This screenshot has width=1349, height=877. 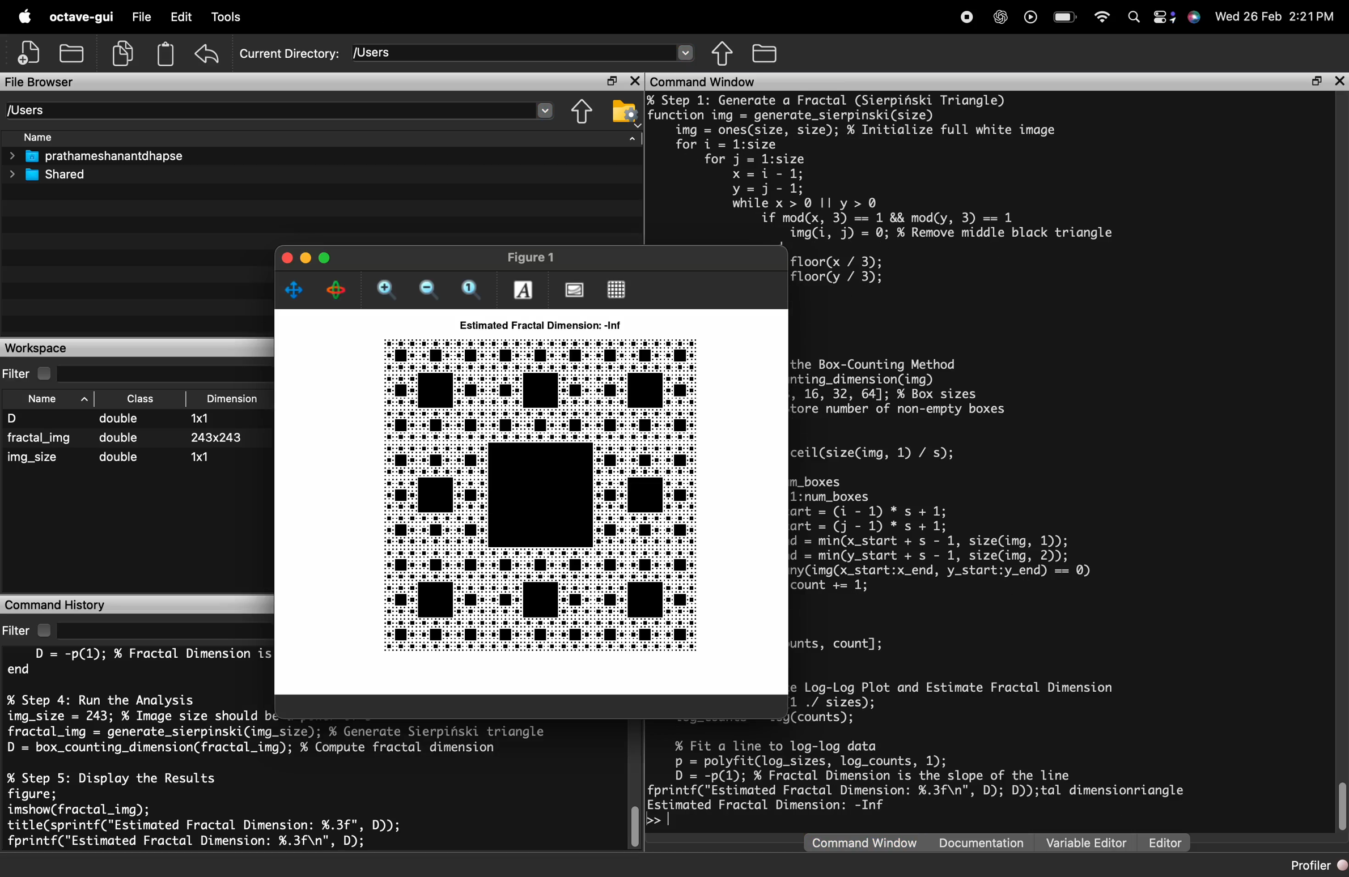 What do you see at coordinates (1087, 843) in the screenshot?
I see `Variable Editor` at bounding box center [1087, 843].